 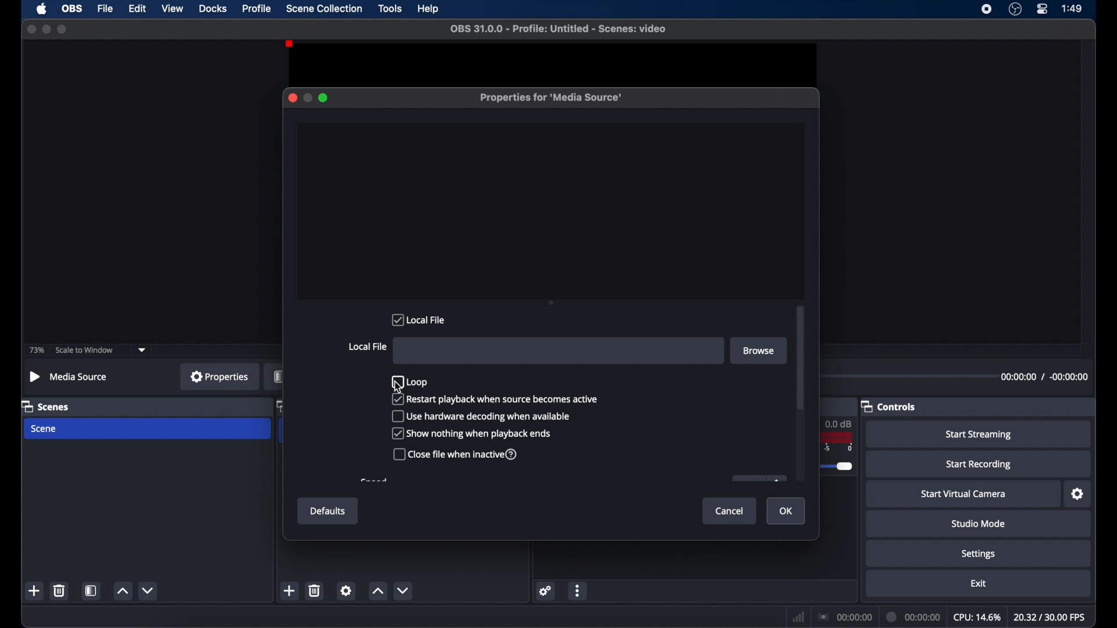 What do you see at coordinates (1043, 9) in the screenshot?
I see `control center` at bounding box center [1043, 9].